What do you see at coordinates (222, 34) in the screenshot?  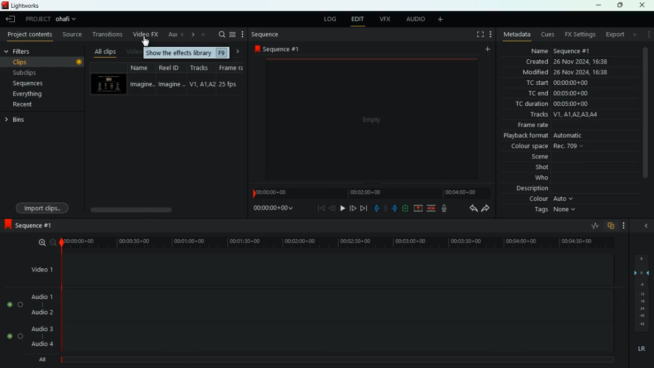 I see `search` at bounding box center [222, 34].